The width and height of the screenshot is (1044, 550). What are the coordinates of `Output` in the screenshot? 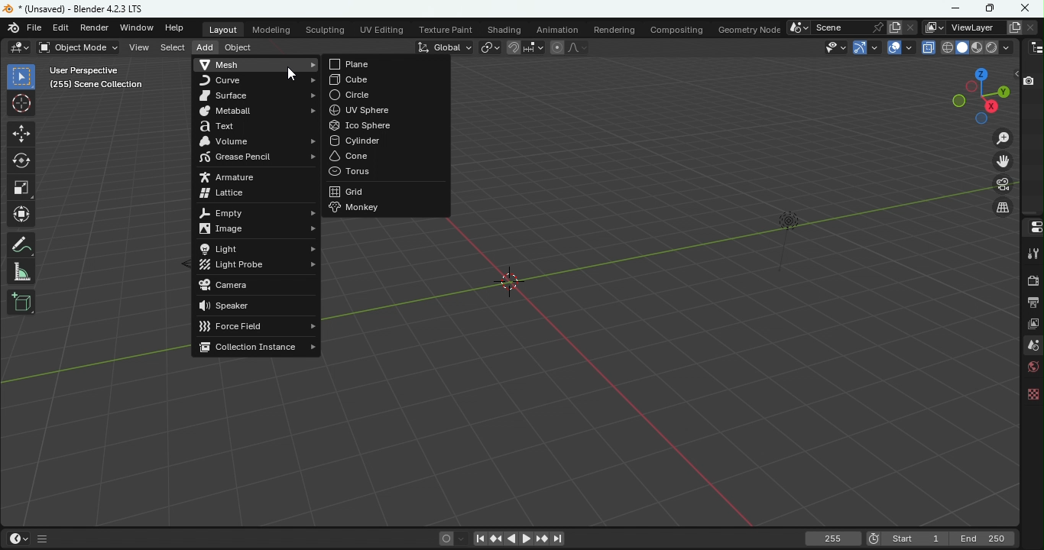 It's located at (1031, 304).